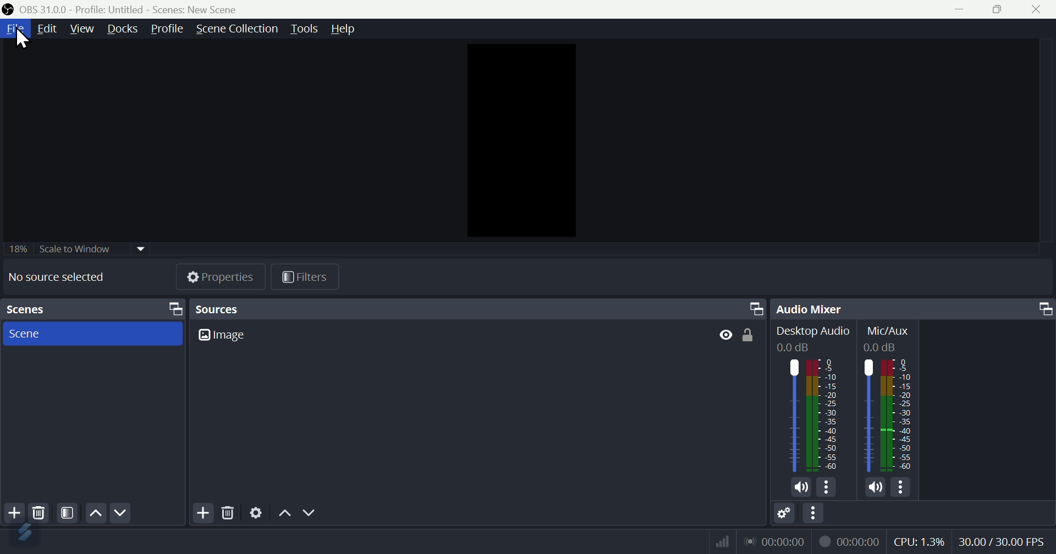 Image resolution: width=1056 pixels, height=554 pixels. Describe the element at coordinates (722, 543) in the screenshot. I see `network` at that location.